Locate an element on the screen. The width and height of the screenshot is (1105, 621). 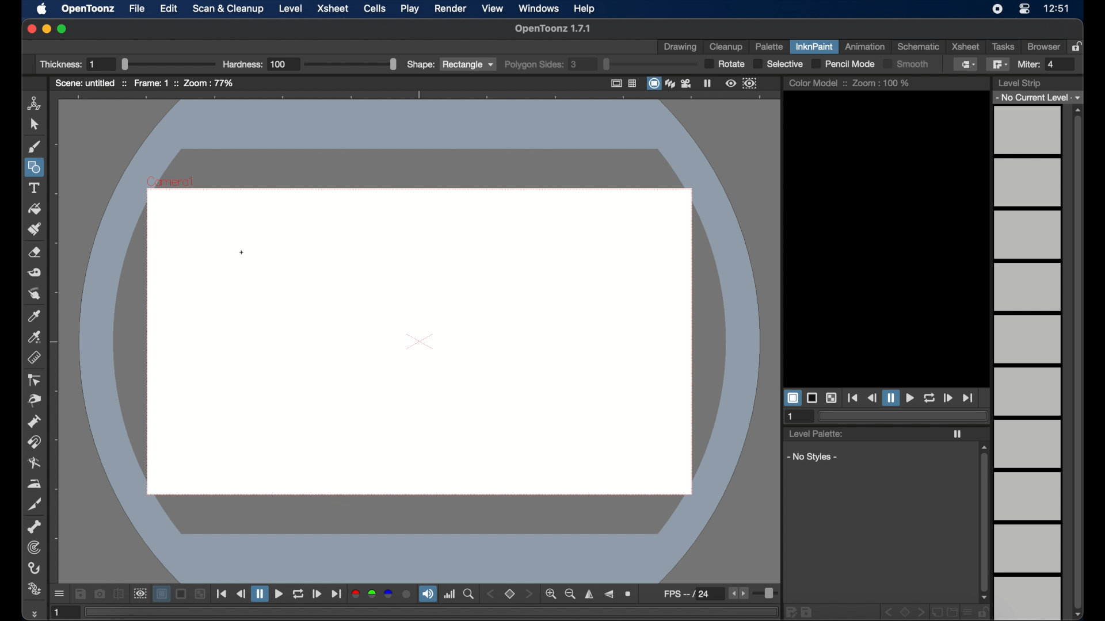
cursor is located at coordinates (242, 253).